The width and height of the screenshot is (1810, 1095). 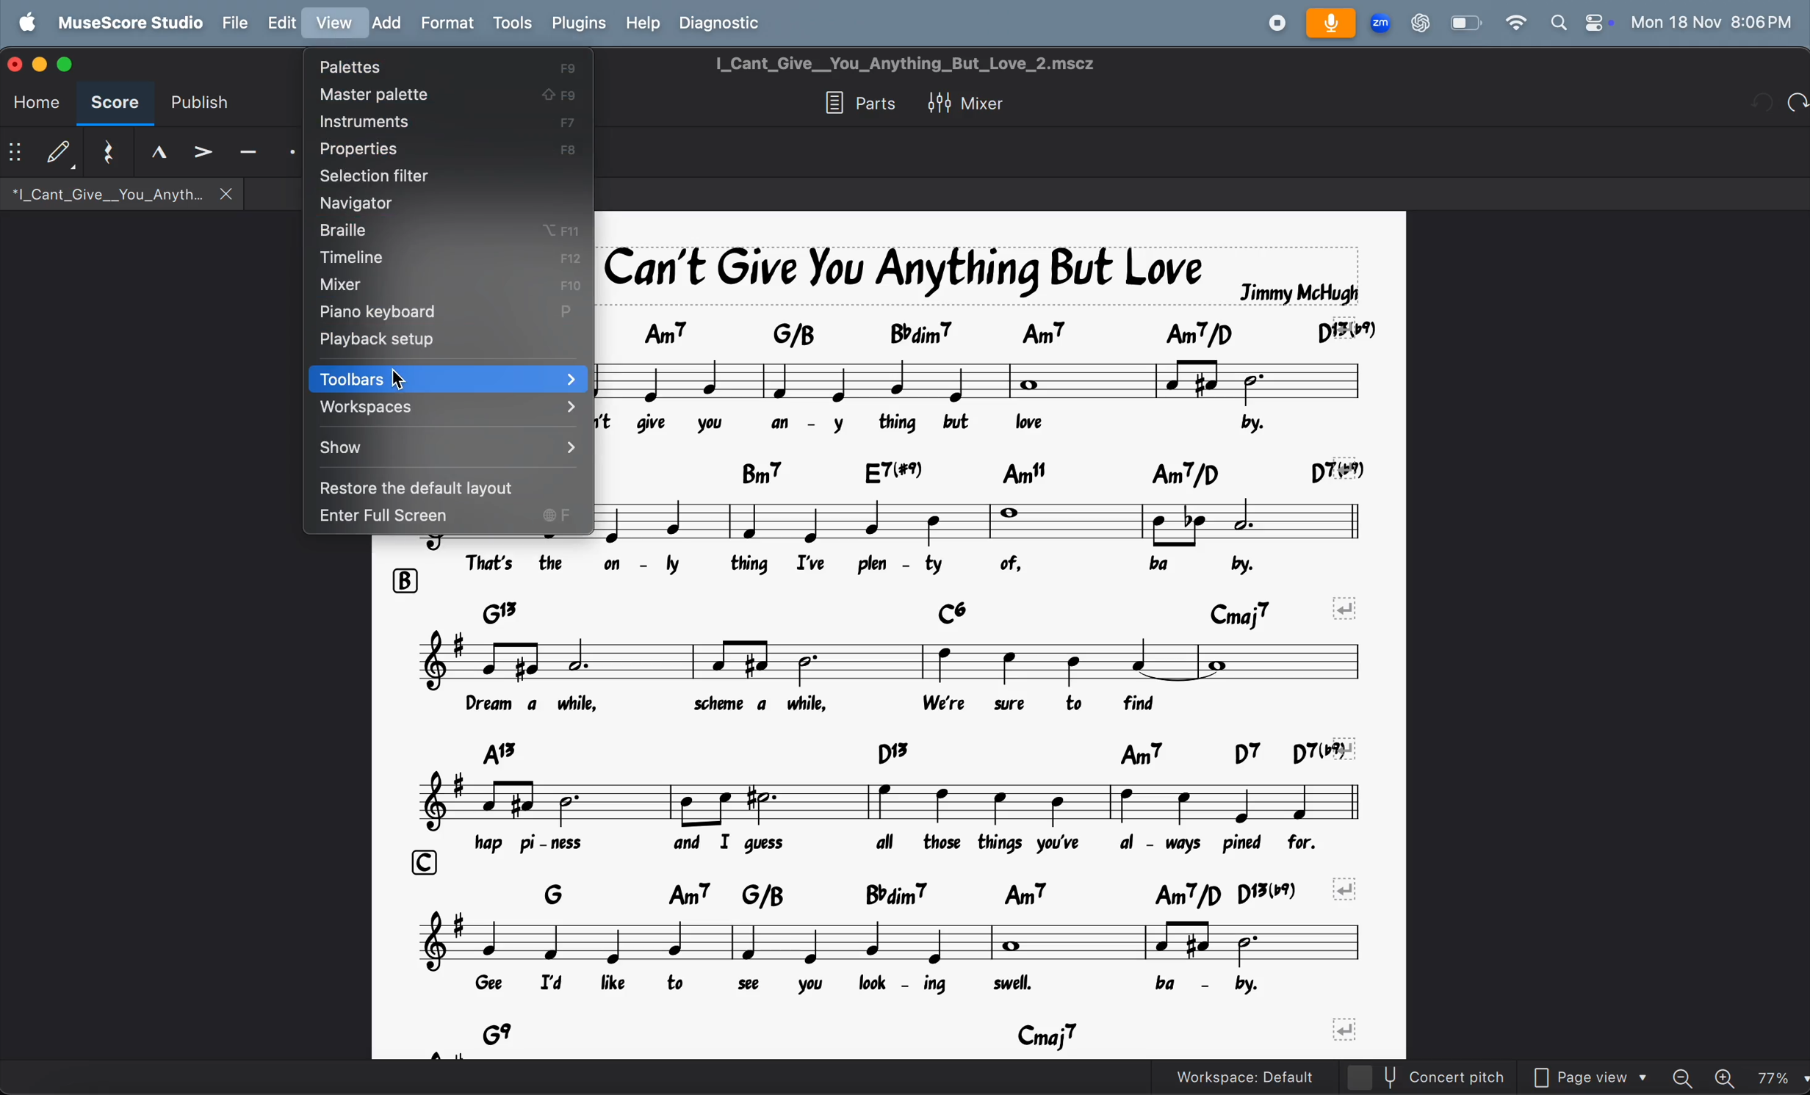 What do you see at coordinates (444, 257) in the screenshot?
I see `timline` at bounding box center [444, 257].